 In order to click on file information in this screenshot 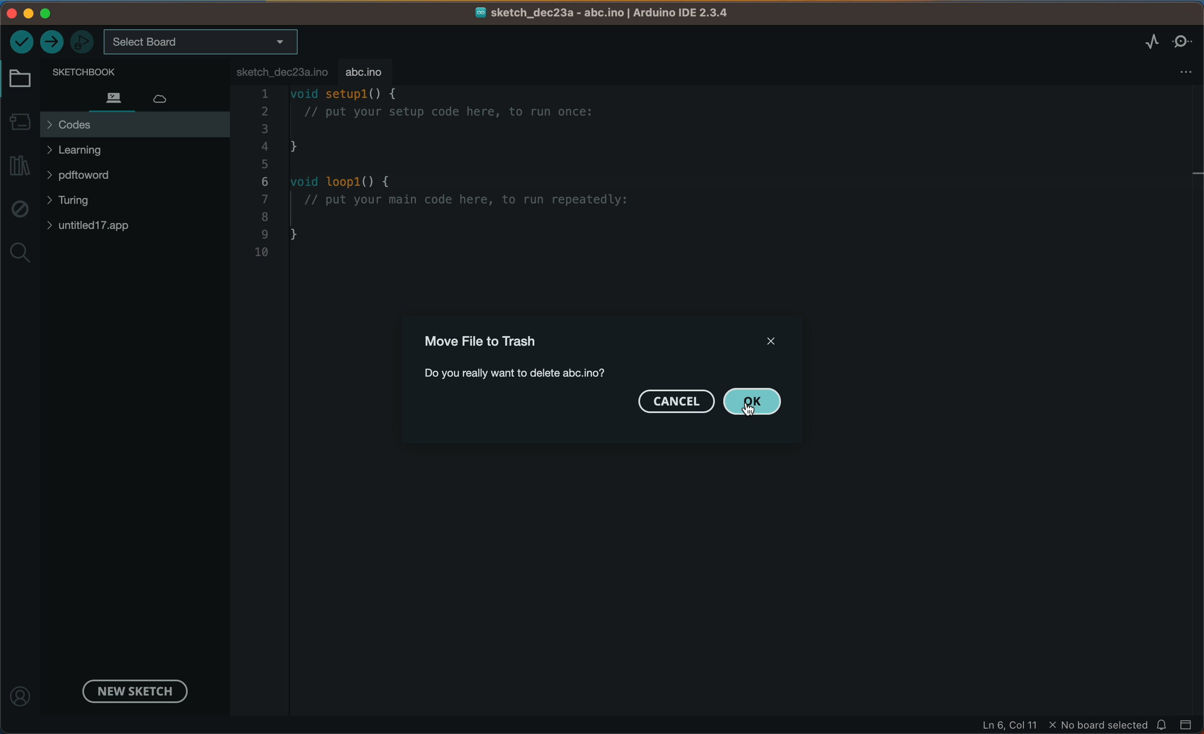, I will do `click(1061, 725)`.